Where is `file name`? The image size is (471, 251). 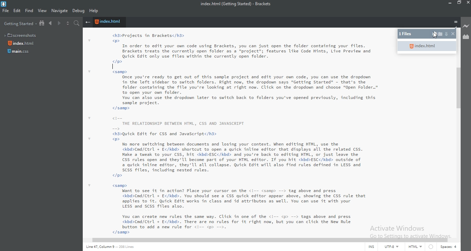
file name is located at coordinates (238, 4).